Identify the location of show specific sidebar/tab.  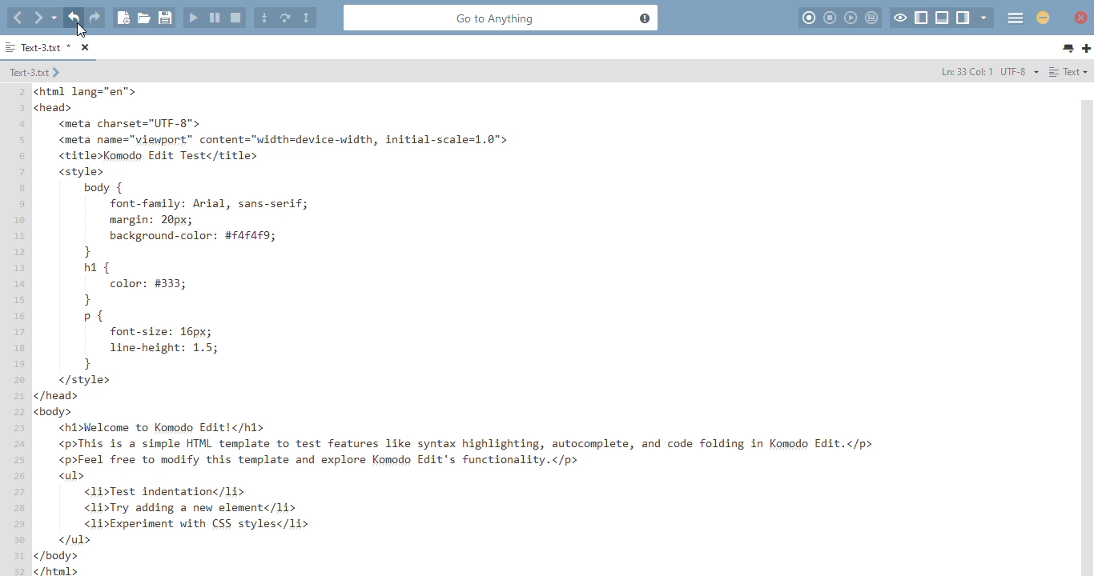
(984, 18).